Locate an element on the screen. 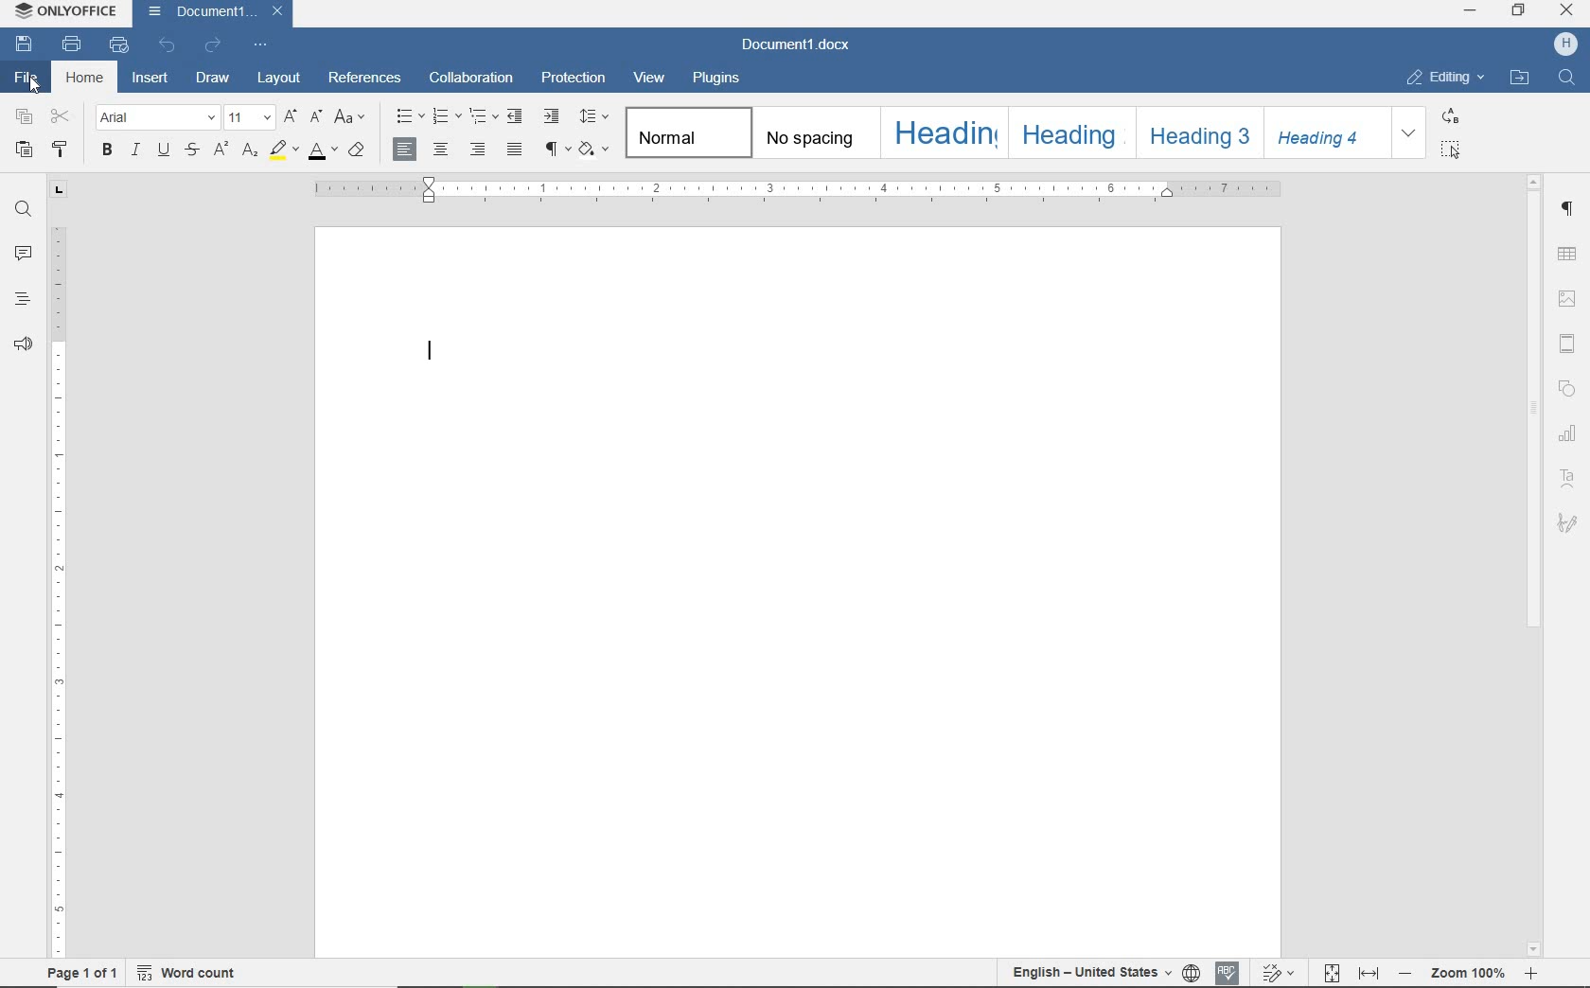 This screenshot has width=1590, height=988. headings is located at coordinates (22, 298).